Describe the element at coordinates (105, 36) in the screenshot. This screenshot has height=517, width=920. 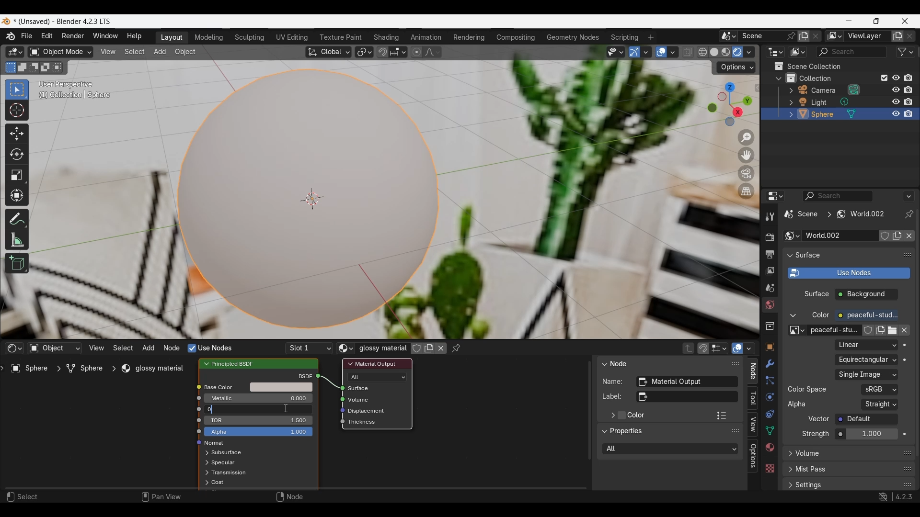
I see `Window` at that location.